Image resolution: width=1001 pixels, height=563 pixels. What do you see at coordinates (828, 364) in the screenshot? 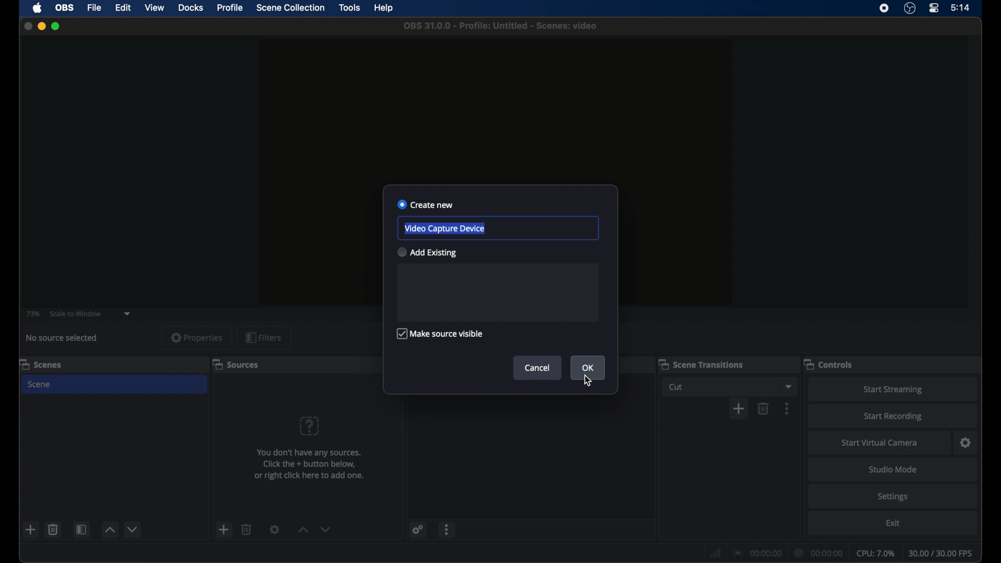
I see `controls` at bounding box center [828, 364].